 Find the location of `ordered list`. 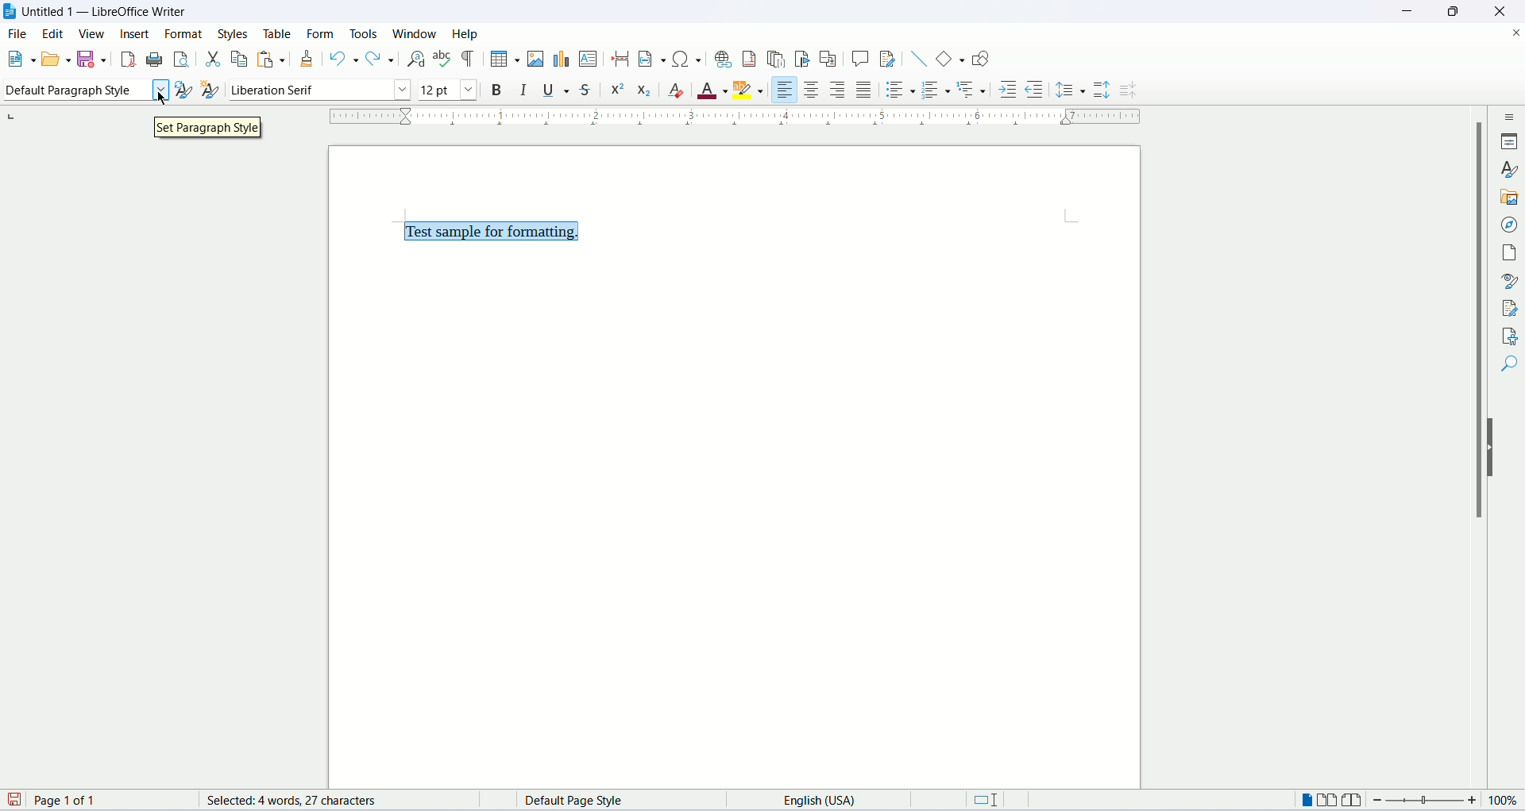

ordered list is located at coordinates (940, 89).